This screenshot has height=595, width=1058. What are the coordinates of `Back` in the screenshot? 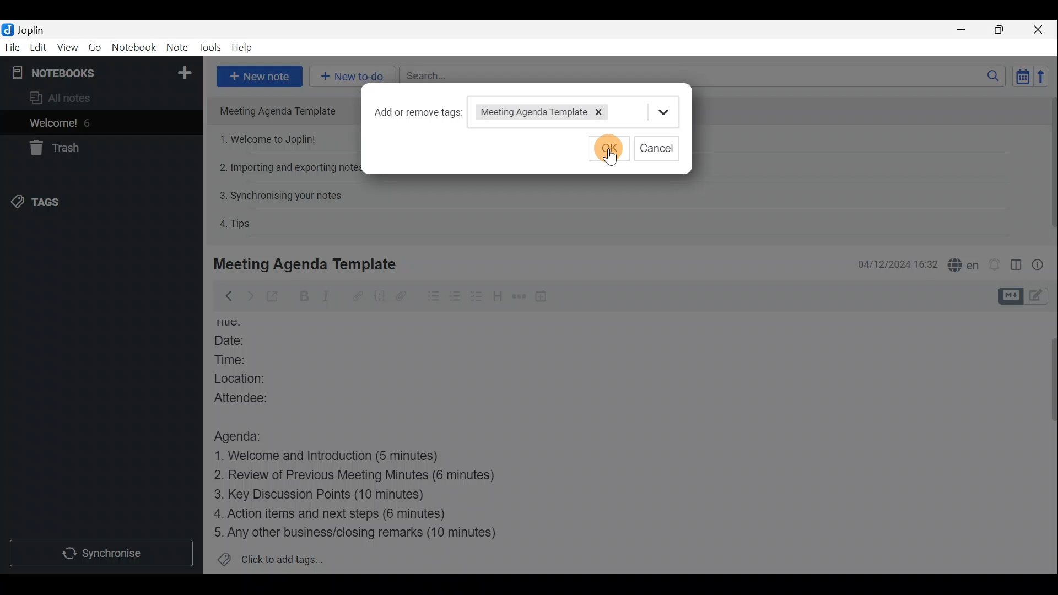 It's located at (225, 298).